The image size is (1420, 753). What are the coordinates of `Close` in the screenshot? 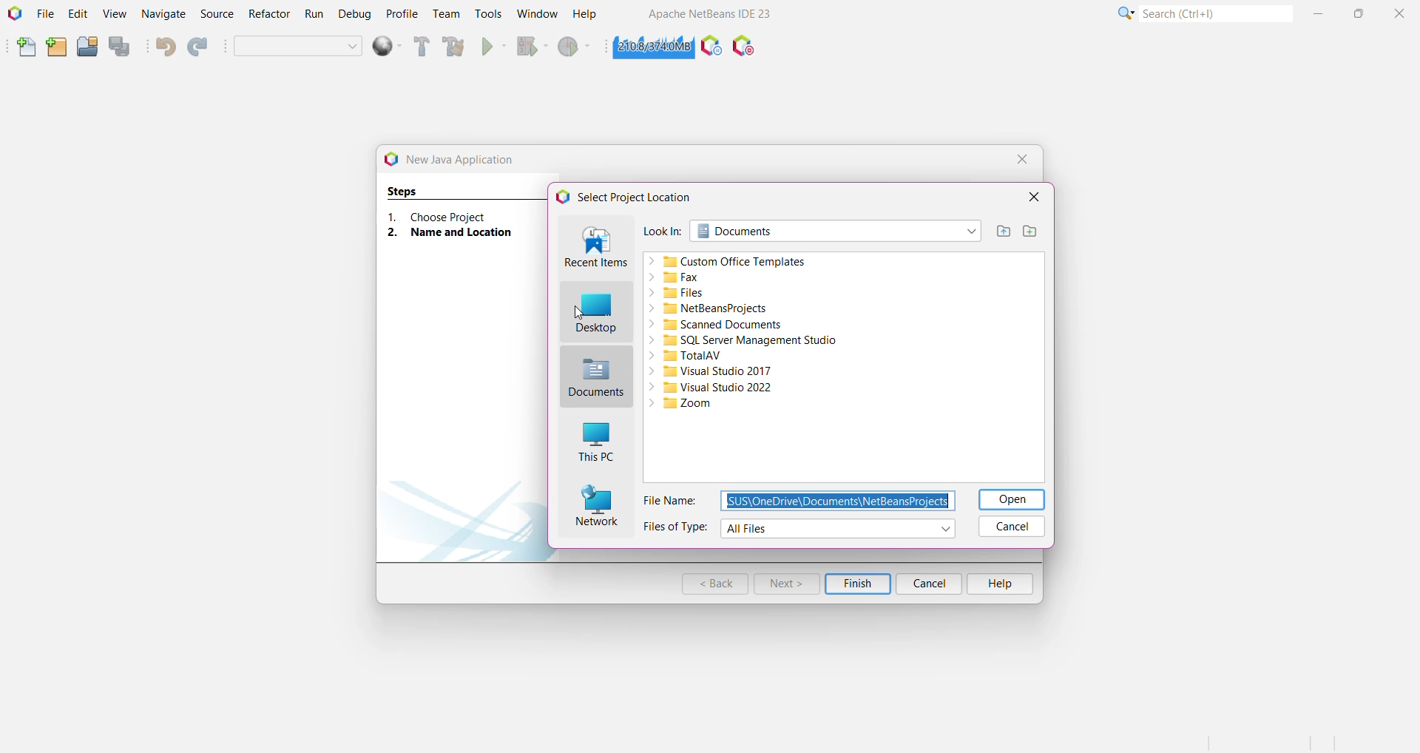 It's located at (1033, 197).